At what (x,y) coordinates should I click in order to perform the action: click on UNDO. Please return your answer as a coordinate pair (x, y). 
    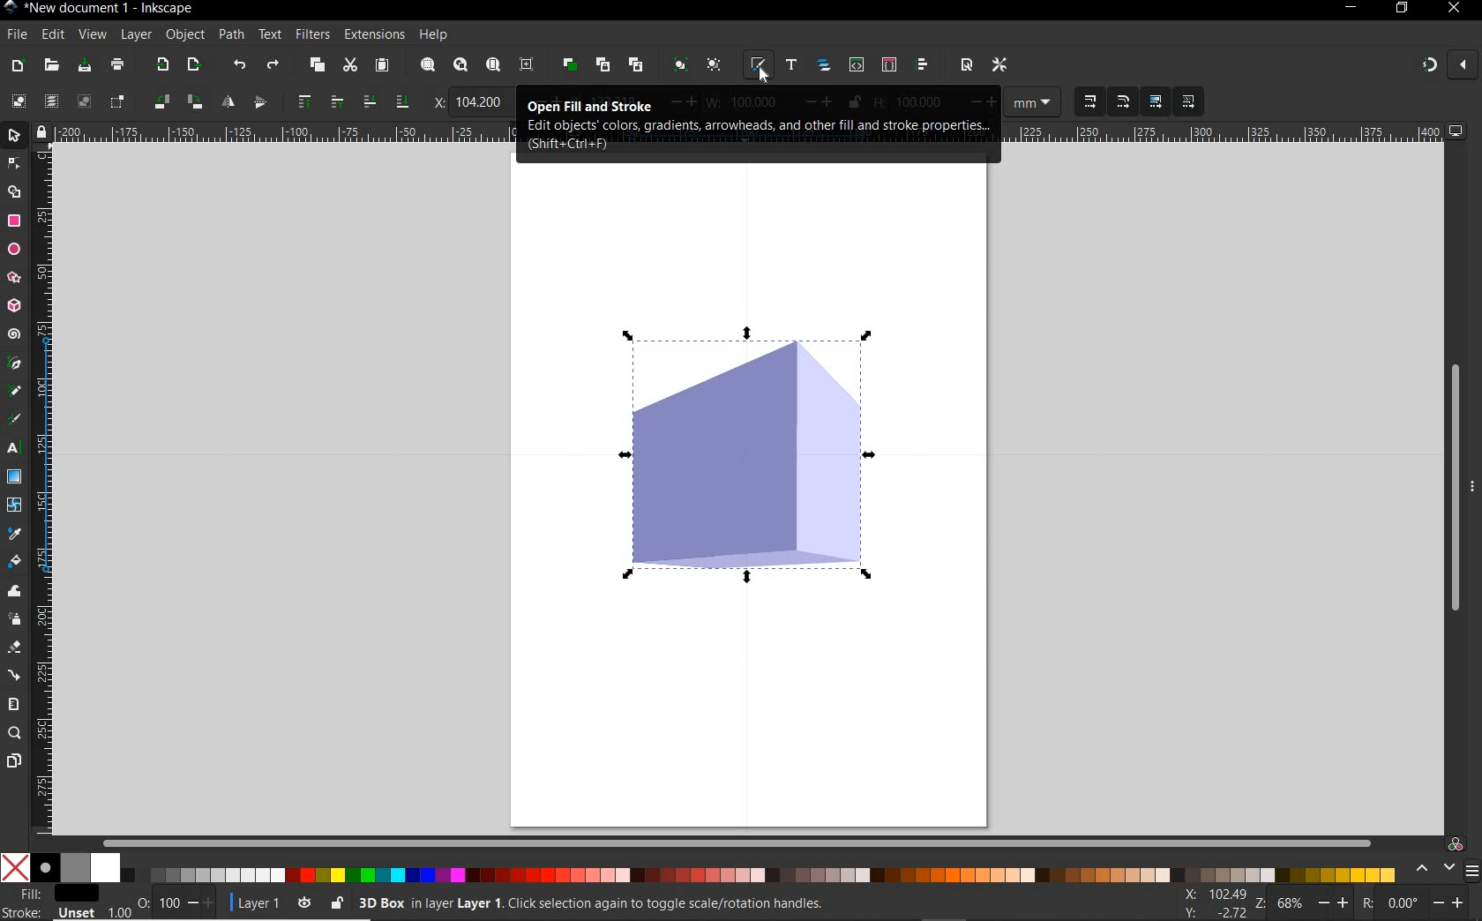
    Looking at the image, I should click on (240, 66).